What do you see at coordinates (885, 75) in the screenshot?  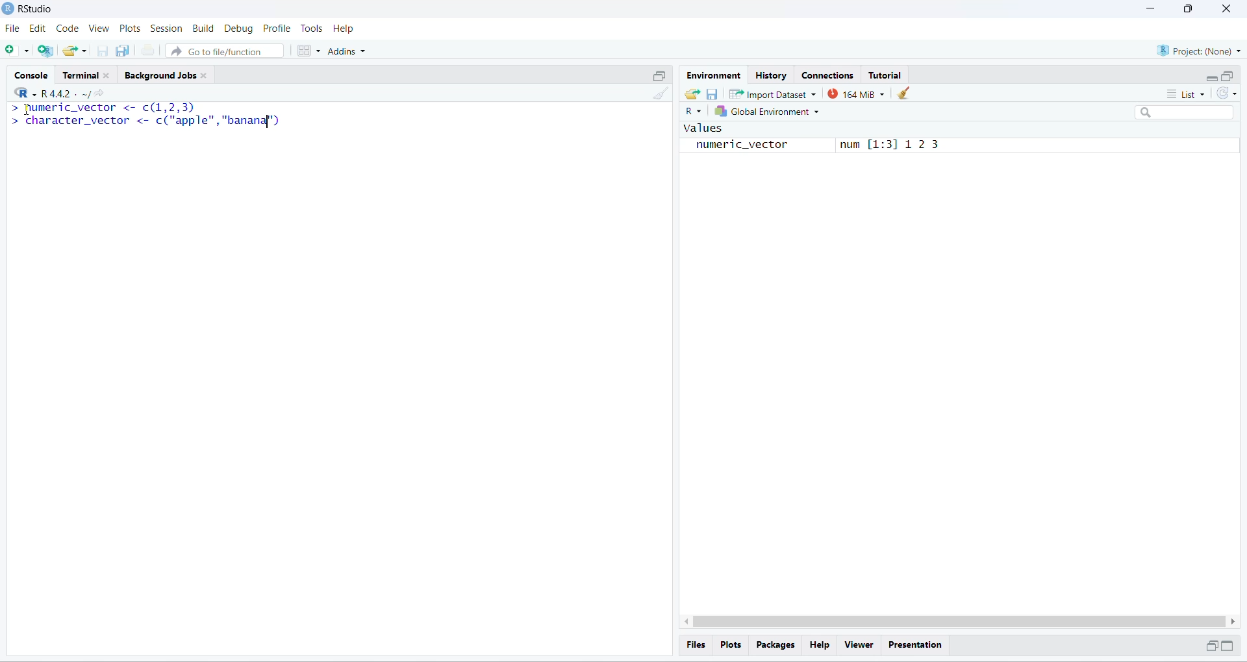 I see `Tutorial` at bounding box center [885, 75].